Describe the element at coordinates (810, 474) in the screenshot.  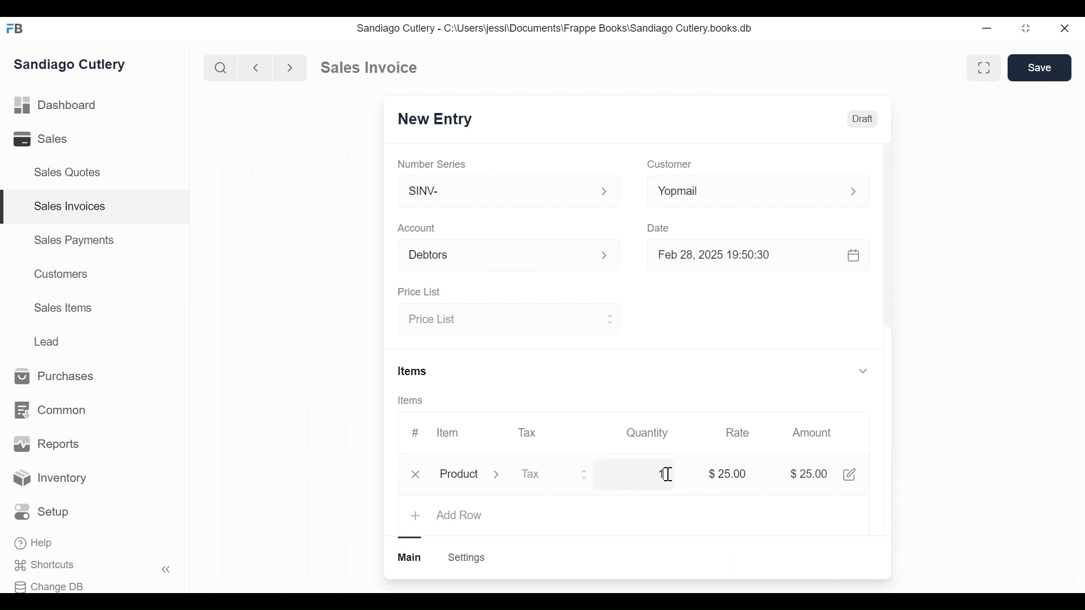
I see `$25.00` at that location.